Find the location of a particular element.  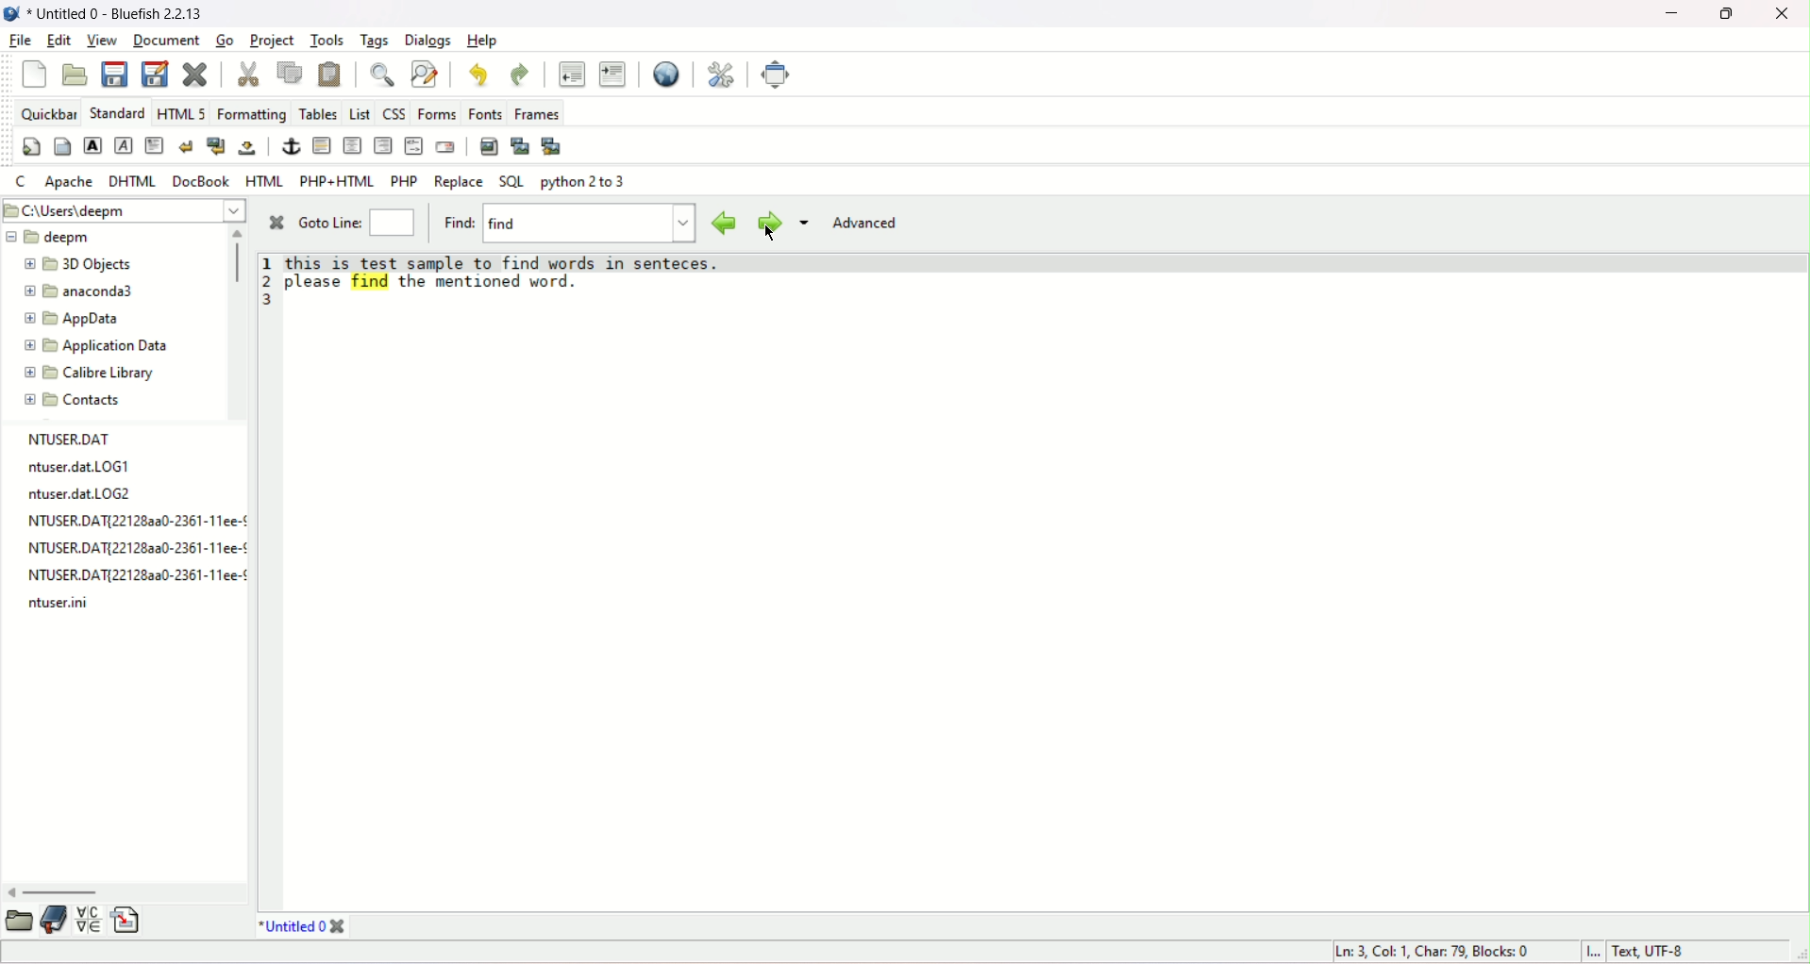

paste is located at coordinates (331, 75).